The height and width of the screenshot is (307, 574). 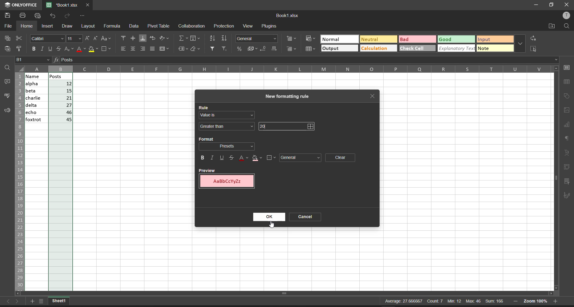 What do you see at coordinates (537, 4) in the screenshot?
I see `minimize` at bounding box center [537, 4].